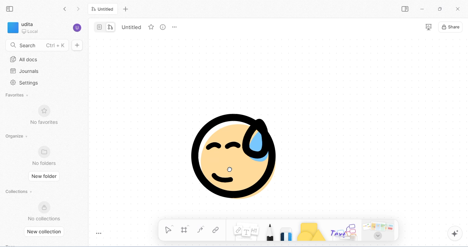  What do you see at coordinates (440, 9) in the screenshot?
I see `maximize ` at bounding box center [440, 9].